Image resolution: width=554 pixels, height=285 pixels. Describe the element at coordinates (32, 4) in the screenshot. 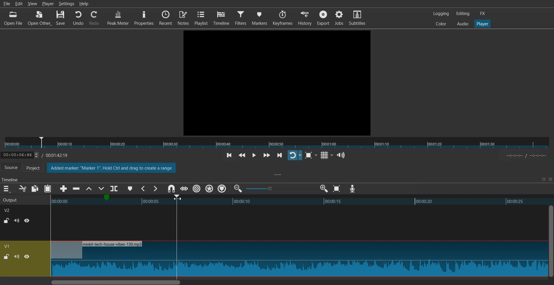

I see `View` at that location.